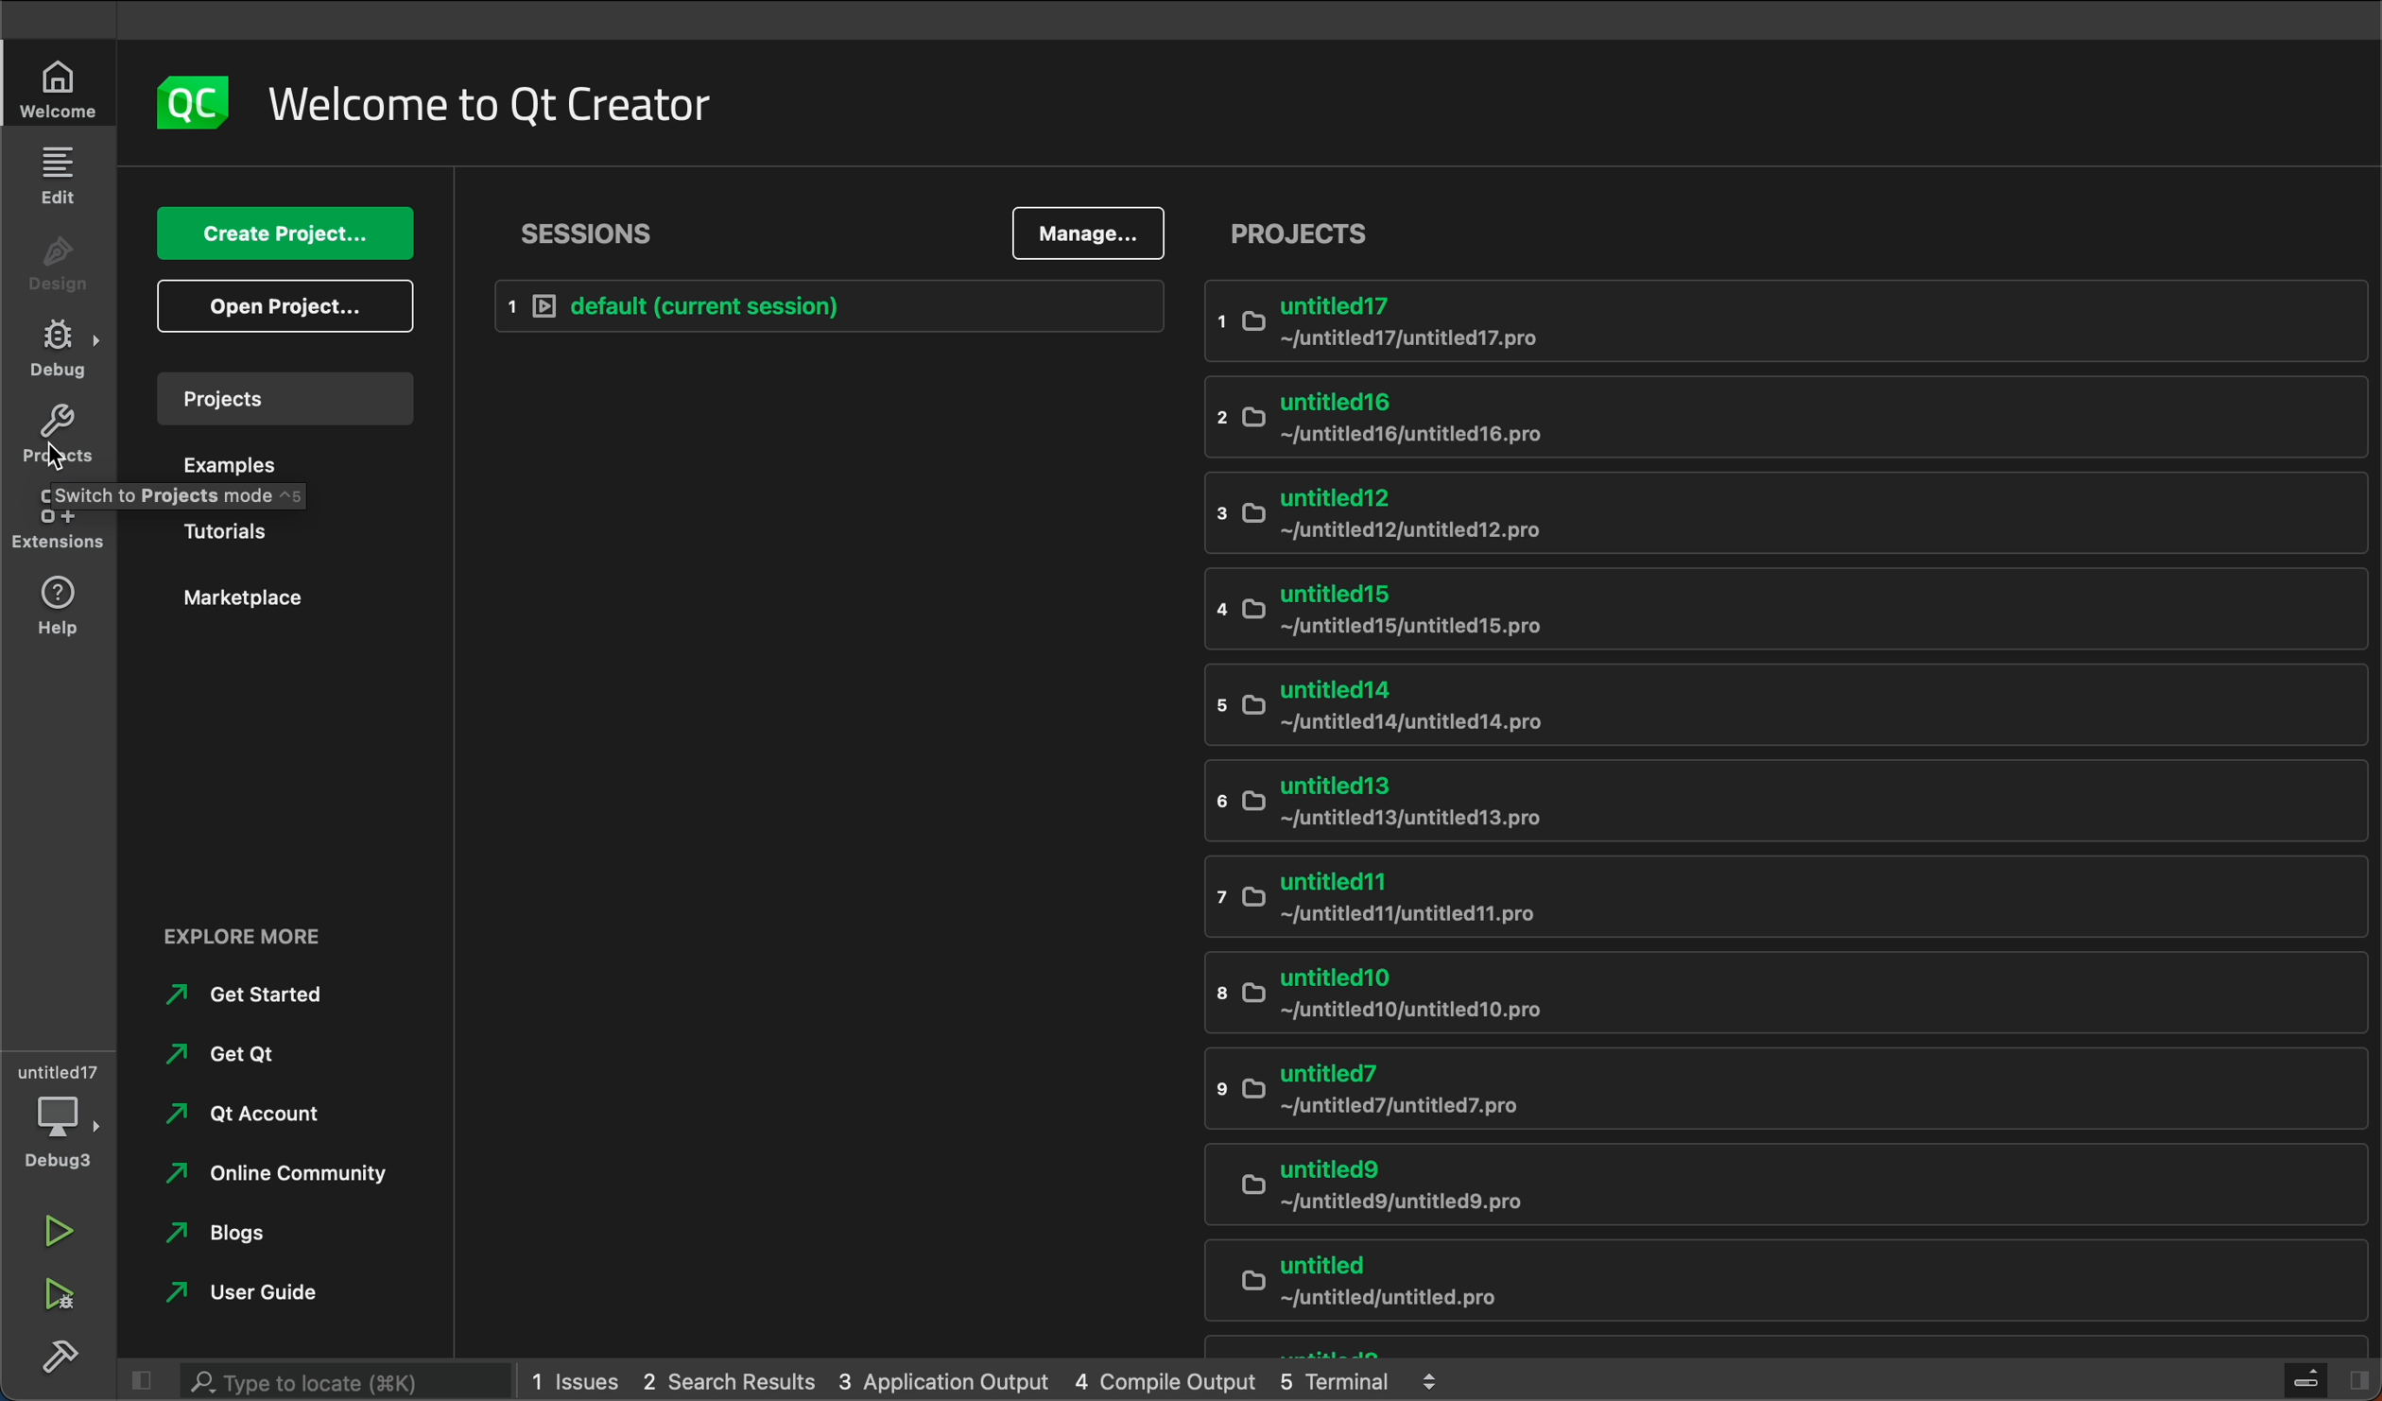 This screenshot has height=1401, width=2382. What do you see at coordinates (2324, 1377) in the screenshot?
I see `sidebat toggle ` at bounding box center [2324, 1377].